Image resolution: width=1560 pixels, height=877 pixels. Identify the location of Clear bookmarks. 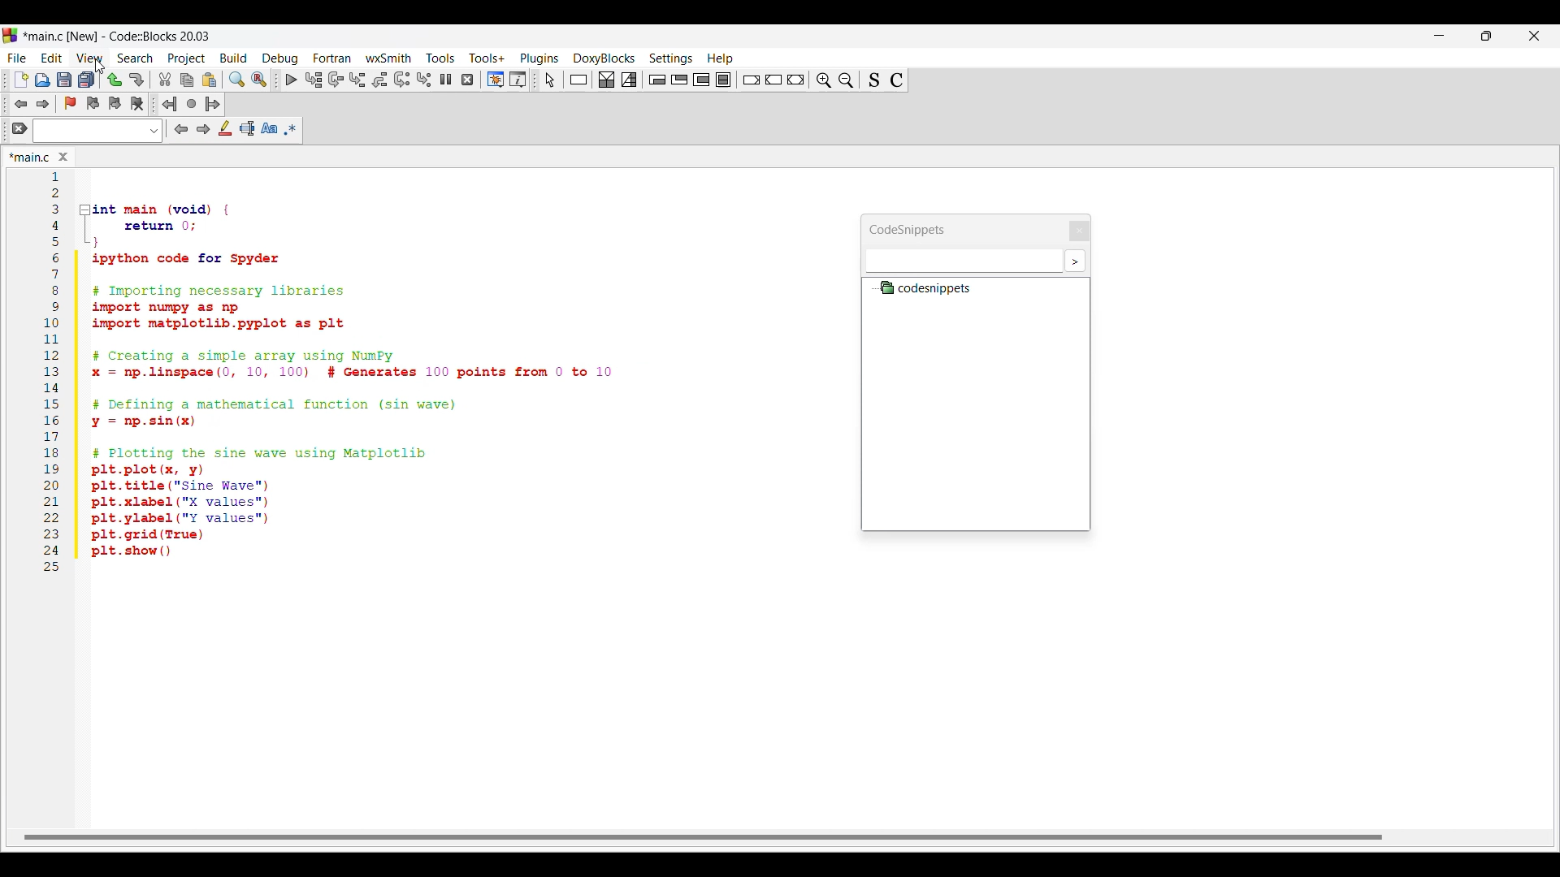
(137, 104).